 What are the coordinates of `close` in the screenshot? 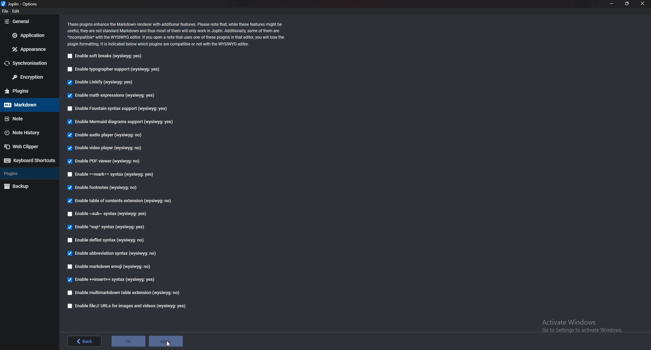 It's located at (643, 4).